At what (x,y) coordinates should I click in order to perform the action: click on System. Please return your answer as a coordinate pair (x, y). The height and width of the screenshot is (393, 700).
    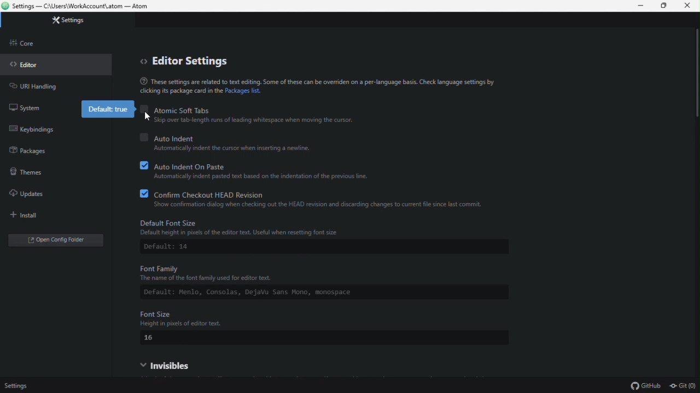
    Looking at the image, I should click on (27, 110).